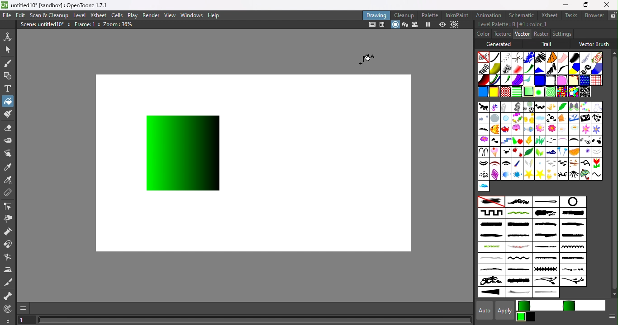 This screenshot has width=618, height=325. Describe the element at coordinates (540, 152) in the screenshot. I see `leaf2` at that location.